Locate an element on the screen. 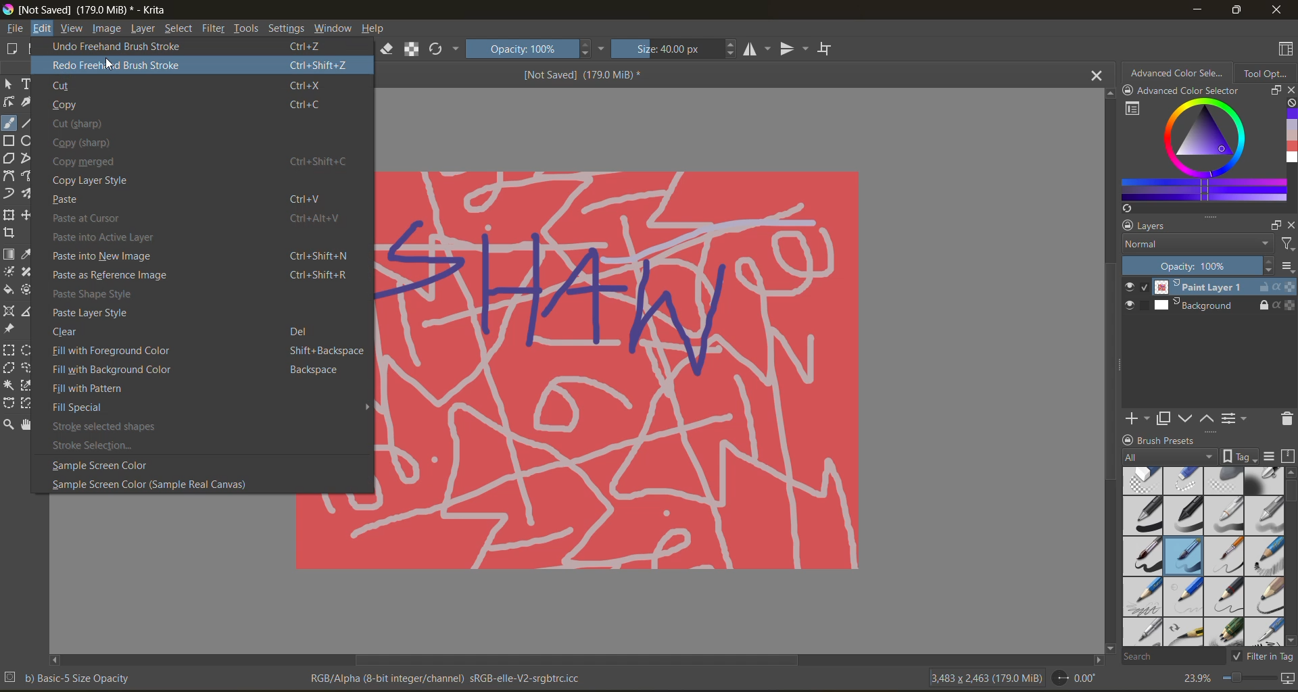  filters is located at coordinates (213, 28).